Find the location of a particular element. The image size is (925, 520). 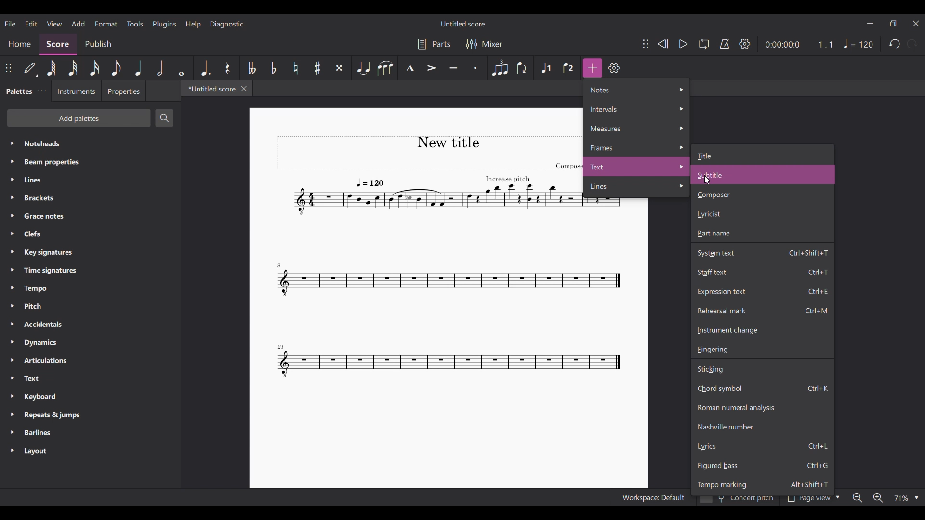

Title is located at coordinates (764, 155).